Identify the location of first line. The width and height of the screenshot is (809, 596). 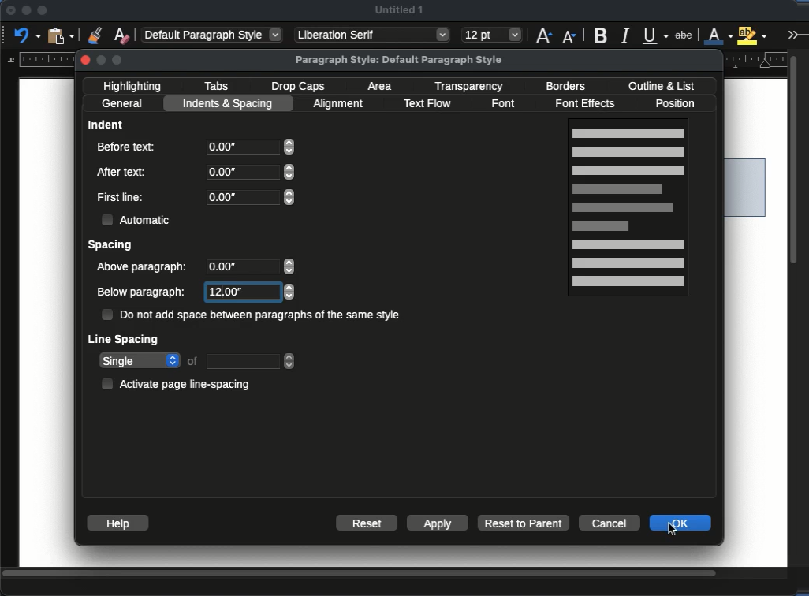
(121, 197).